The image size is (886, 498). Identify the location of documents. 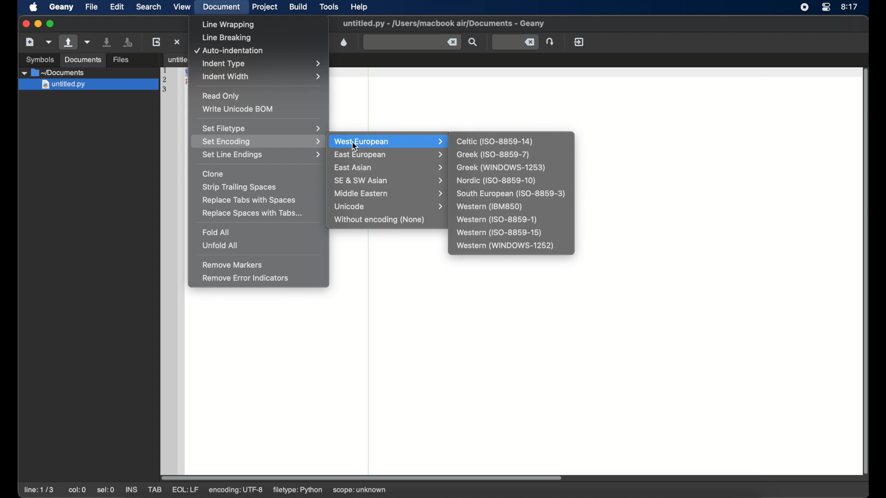
(83, 60).